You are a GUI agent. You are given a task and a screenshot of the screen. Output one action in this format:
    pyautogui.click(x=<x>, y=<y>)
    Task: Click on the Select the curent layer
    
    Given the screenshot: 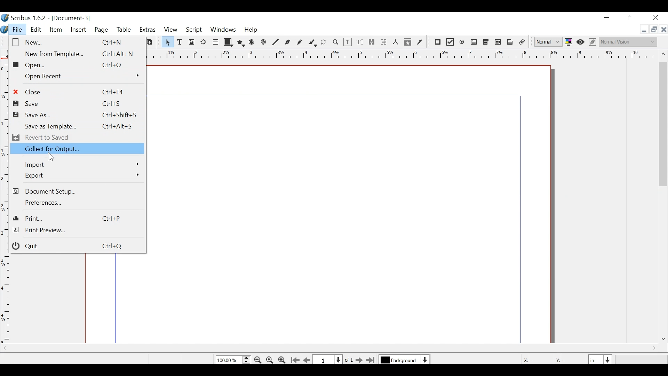 What is the action you would take?
    pyautogui.click(x=400, y=360)
    